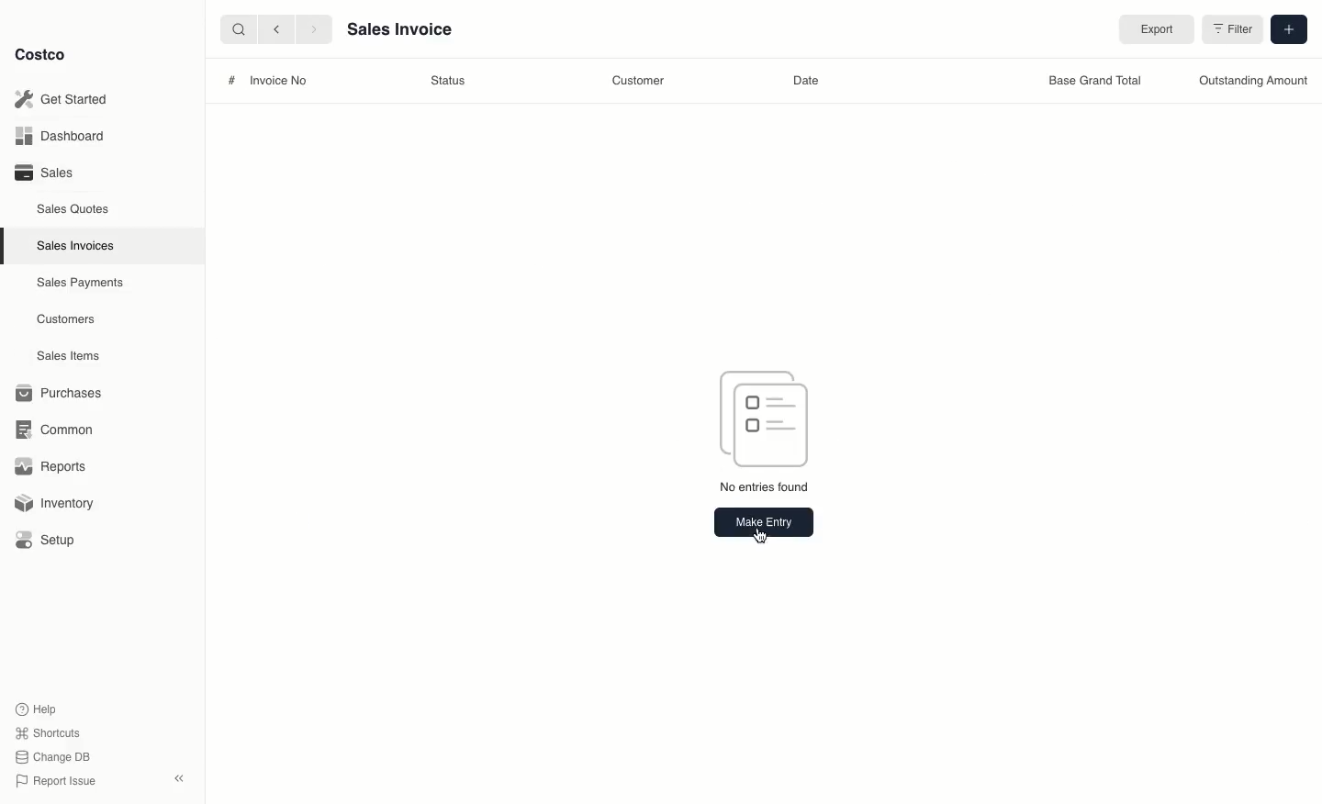  Describe the element at coordinates (43, 173) in the screenshot. I see `Sales` at that location.